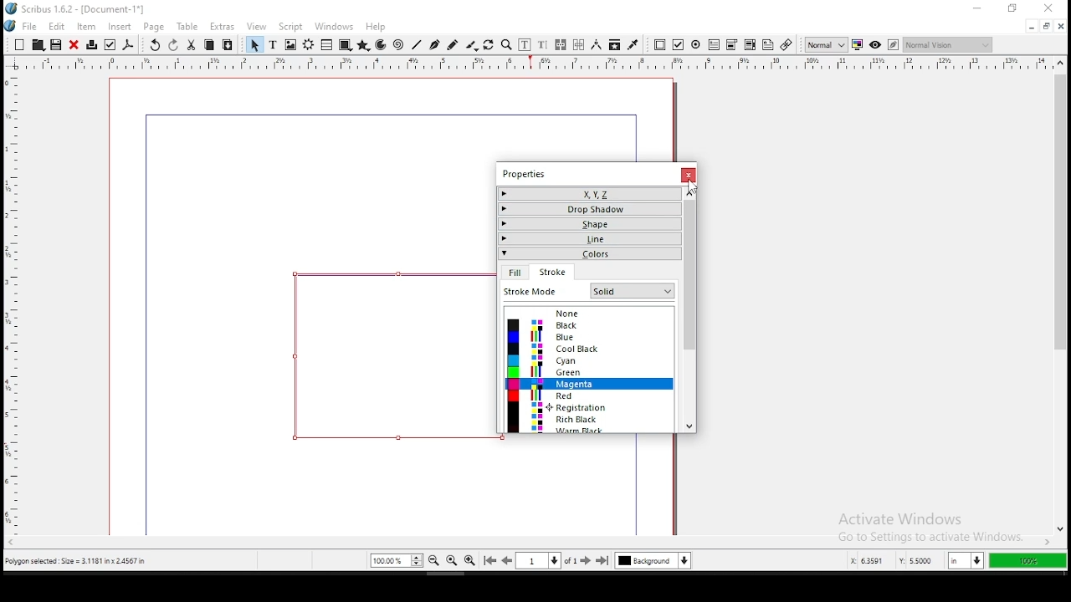 Image resolution: width=1071 pixels, height=602 pixels. Describe the element at coordinates (128, 45) in the screenshot. I see `save as pdf` at that location.